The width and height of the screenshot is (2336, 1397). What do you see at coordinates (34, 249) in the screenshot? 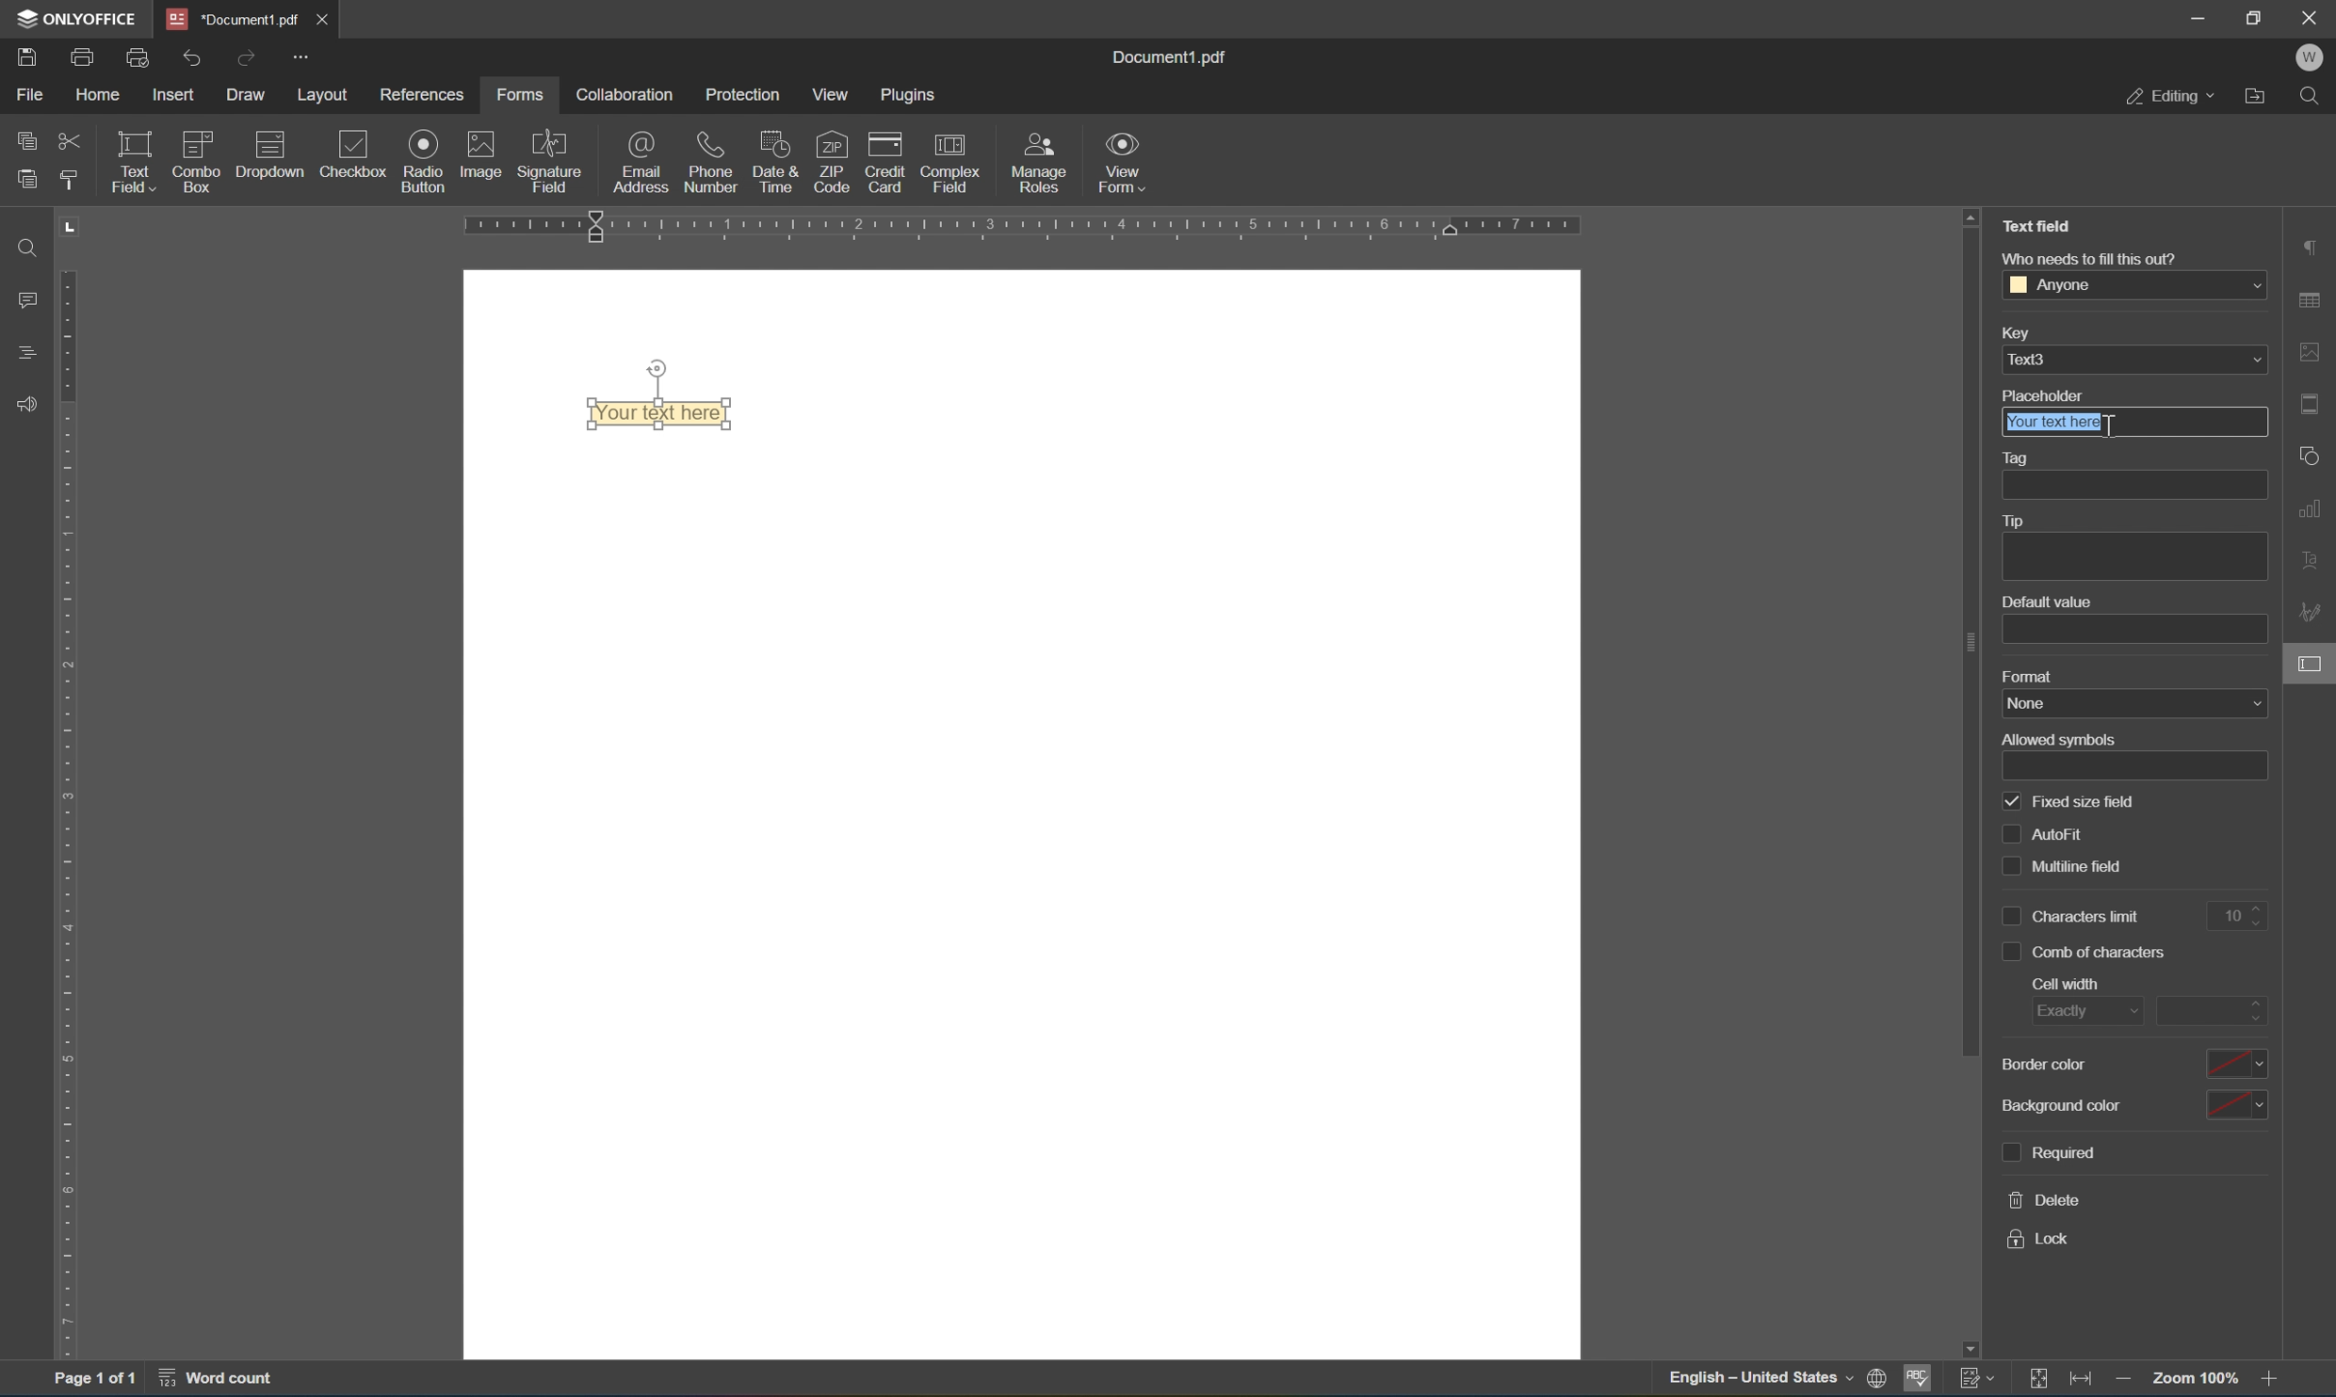
I see `find` at bounding box center [34, 249].